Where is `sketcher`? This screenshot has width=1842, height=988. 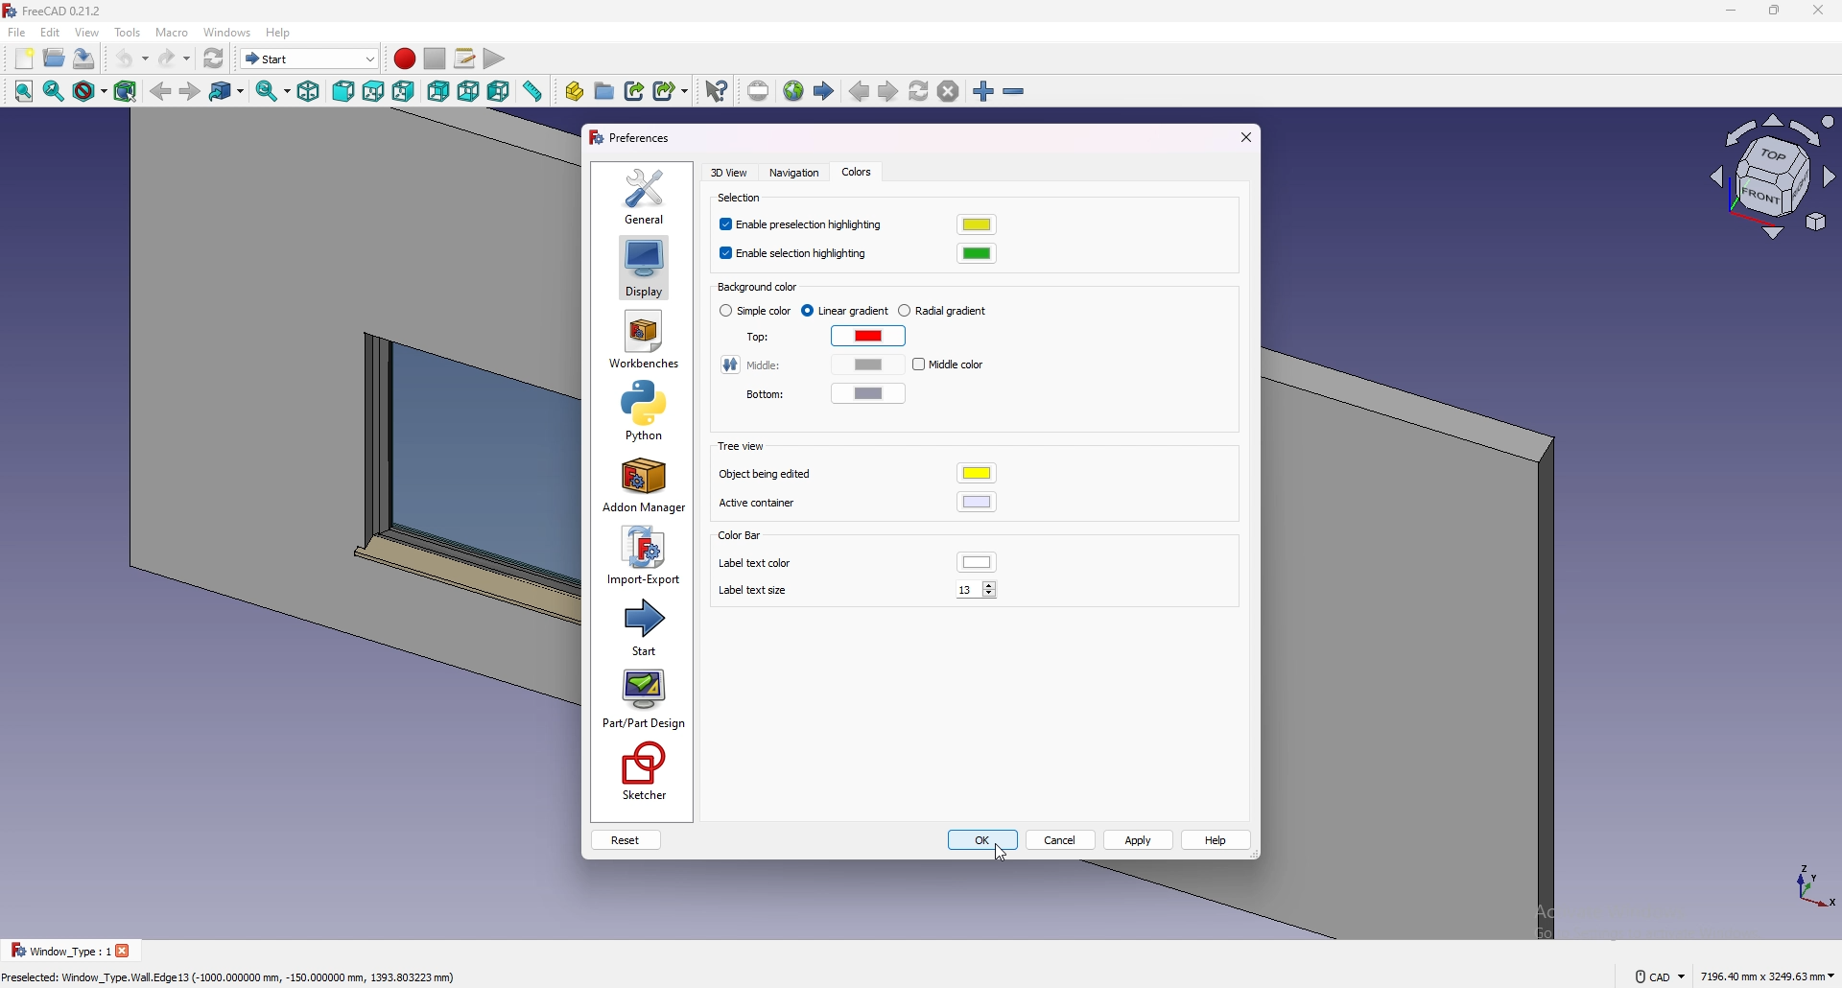
sketcher is located at coordinates (642, 772).